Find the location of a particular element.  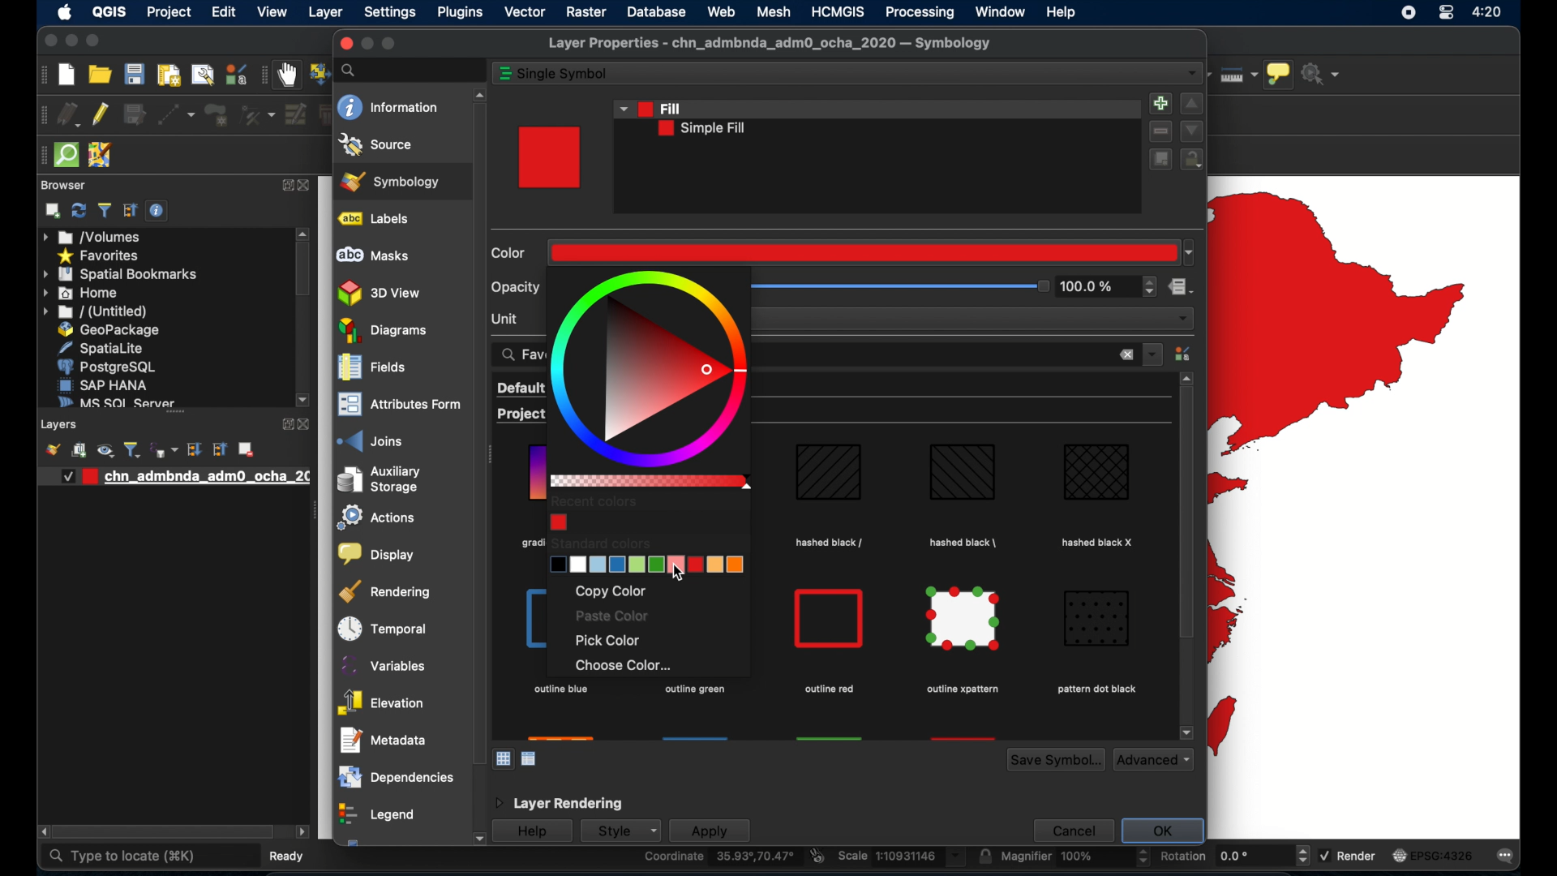

add symbol layer color is located at coordinates (1159, 102).